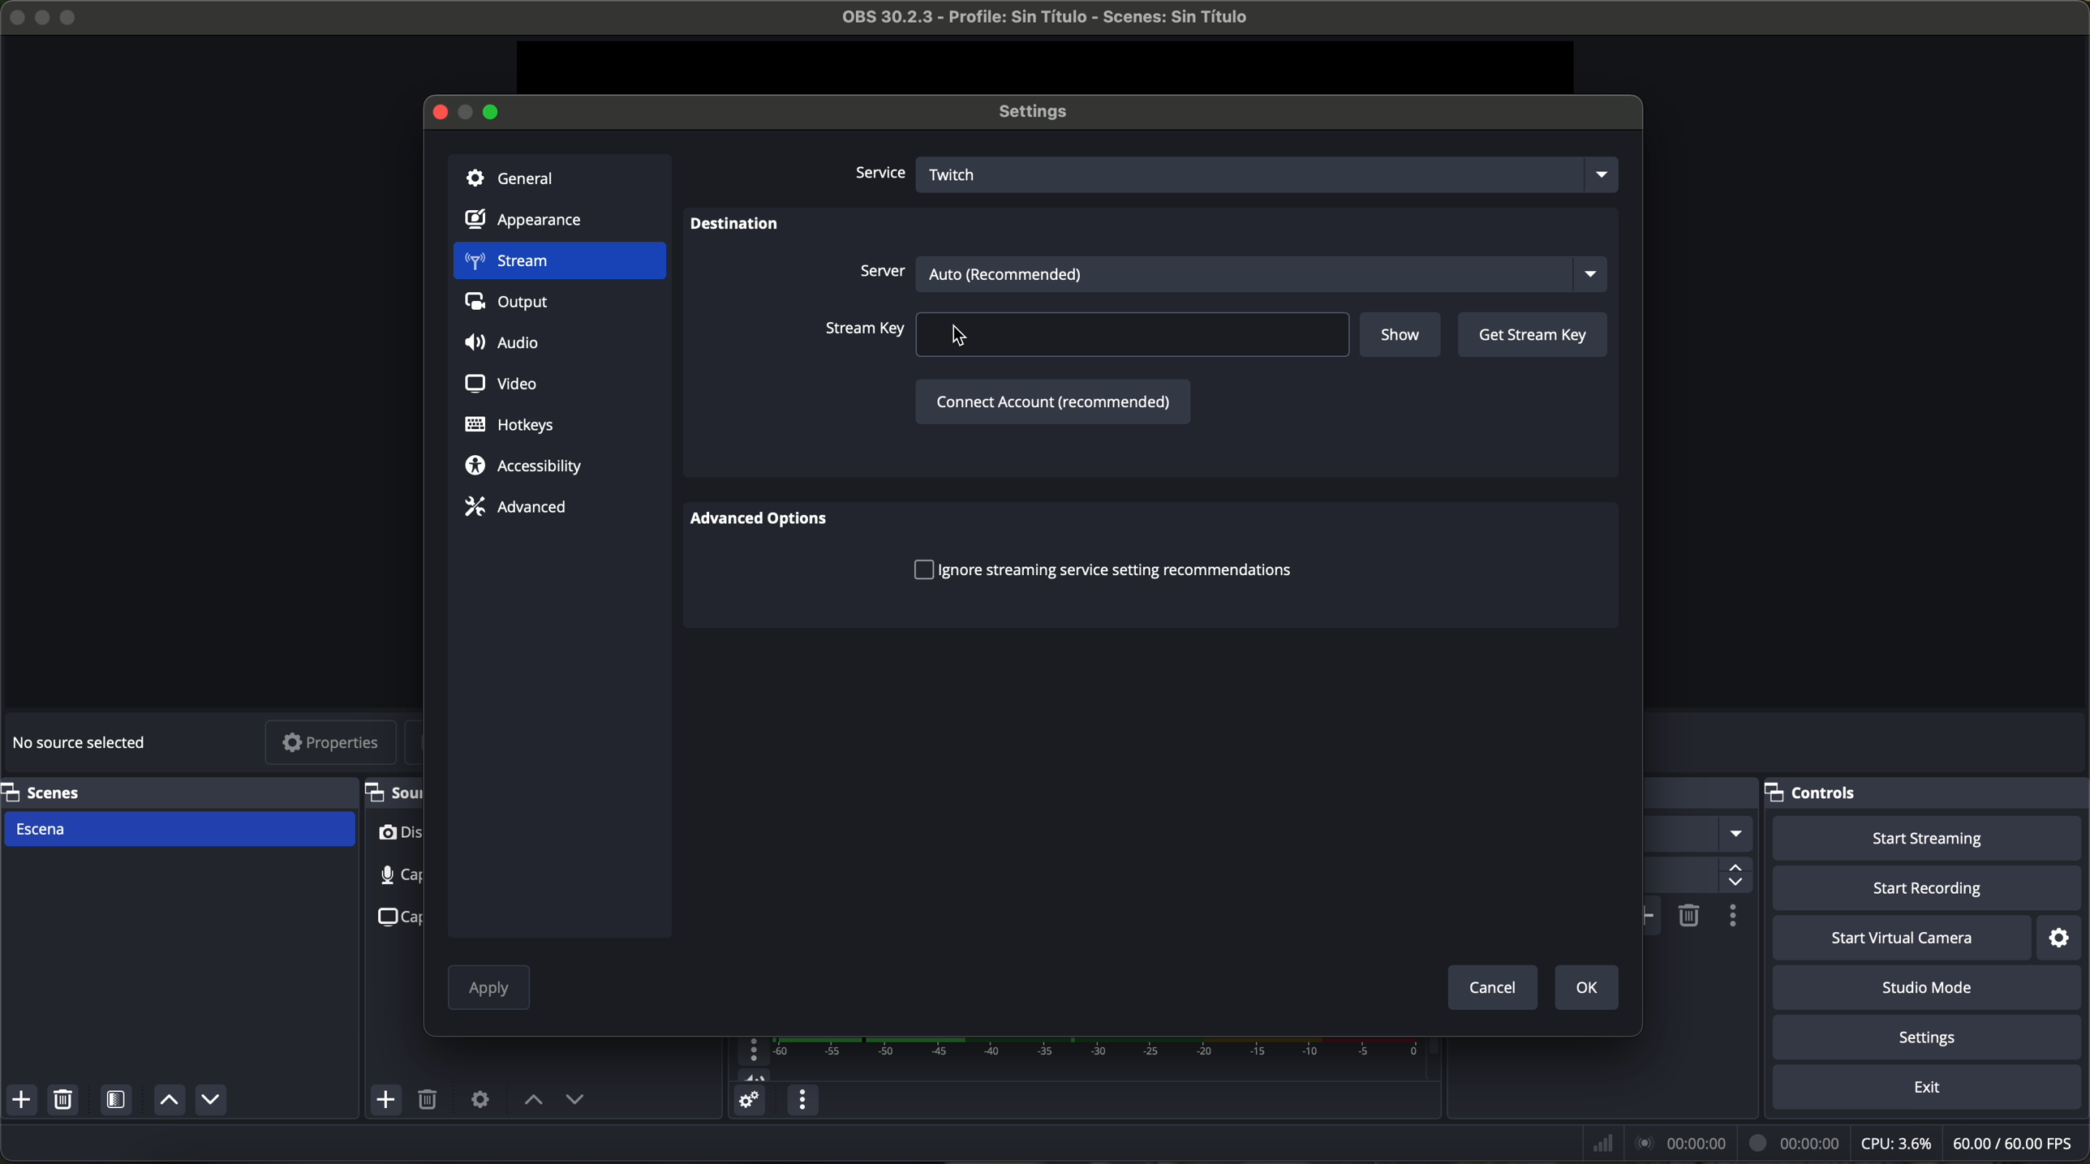 The height and width of the screenshot is (1164, 2090). What do you see at coordinates (388, 875) in the screenshot?
I see `audio input capture` at bounding box center [388, 875].